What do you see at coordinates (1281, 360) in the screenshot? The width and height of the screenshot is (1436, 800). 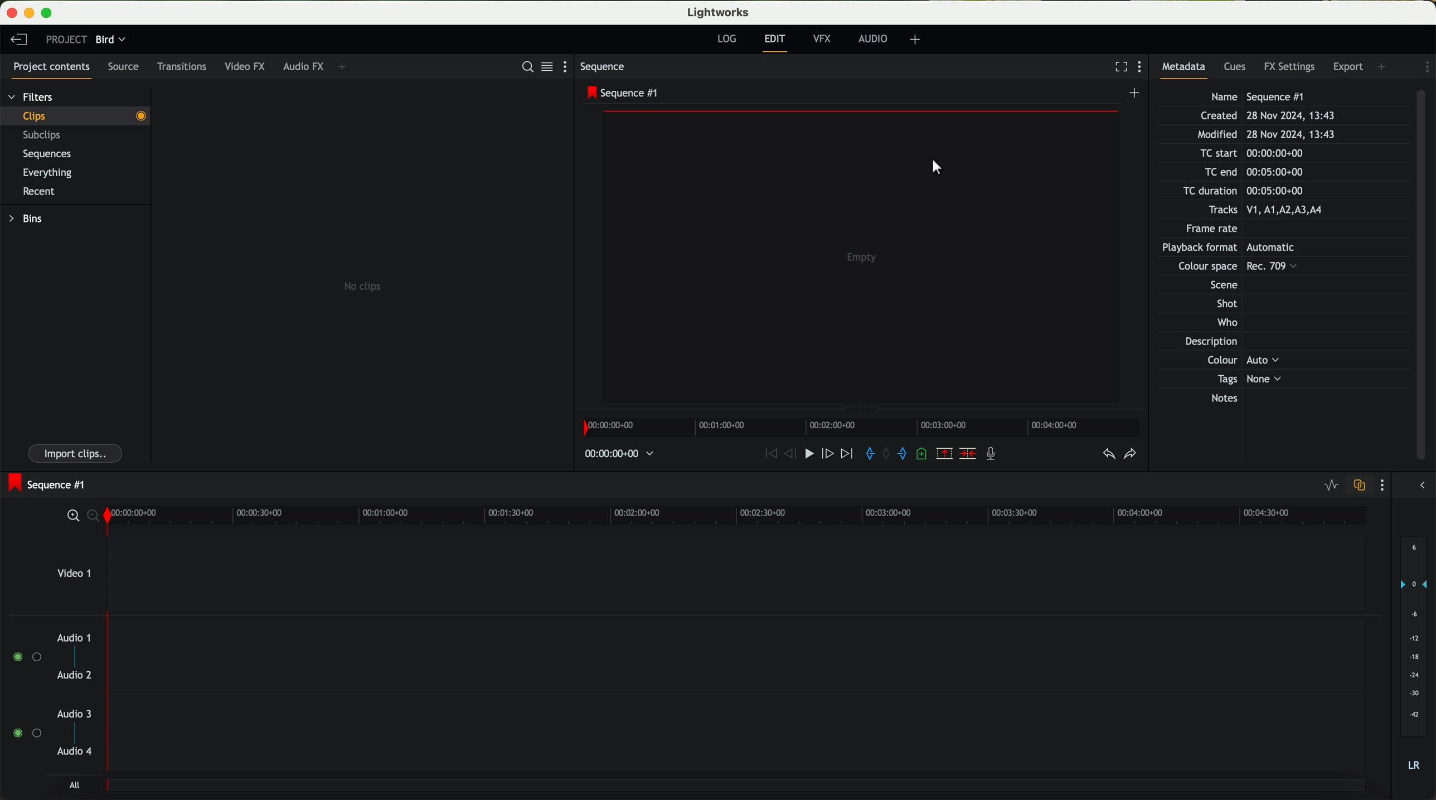 I see `Color` at bounding box center [1281, 360].